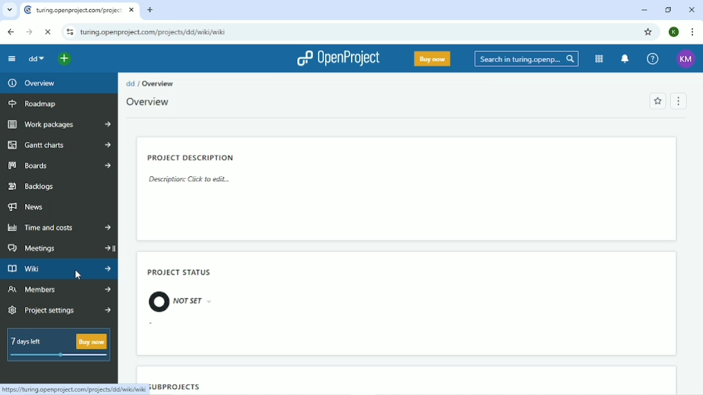  Describe the element at coordinates (35, 60) in the screenshot. I see `dd` at that location.